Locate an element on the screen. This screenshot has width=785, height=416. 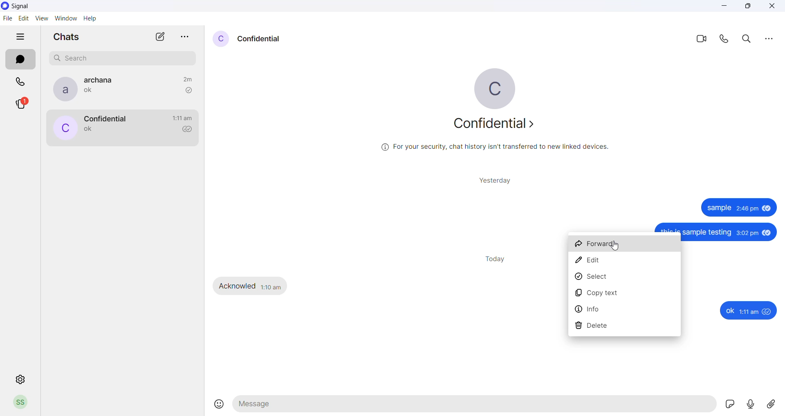
about contact is located at coordinates (500, 125).